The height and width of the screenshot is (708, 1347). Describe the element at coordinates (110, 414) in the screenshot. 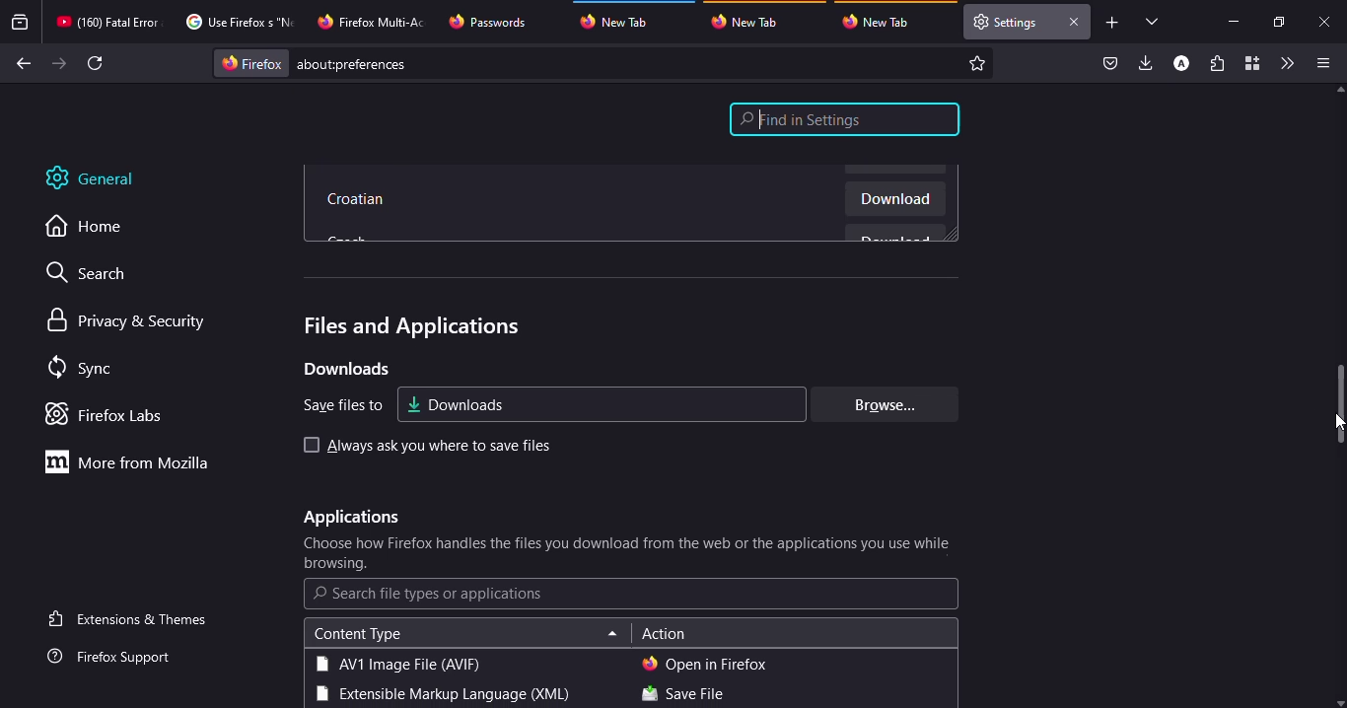

I see `firefox labs` at that location.